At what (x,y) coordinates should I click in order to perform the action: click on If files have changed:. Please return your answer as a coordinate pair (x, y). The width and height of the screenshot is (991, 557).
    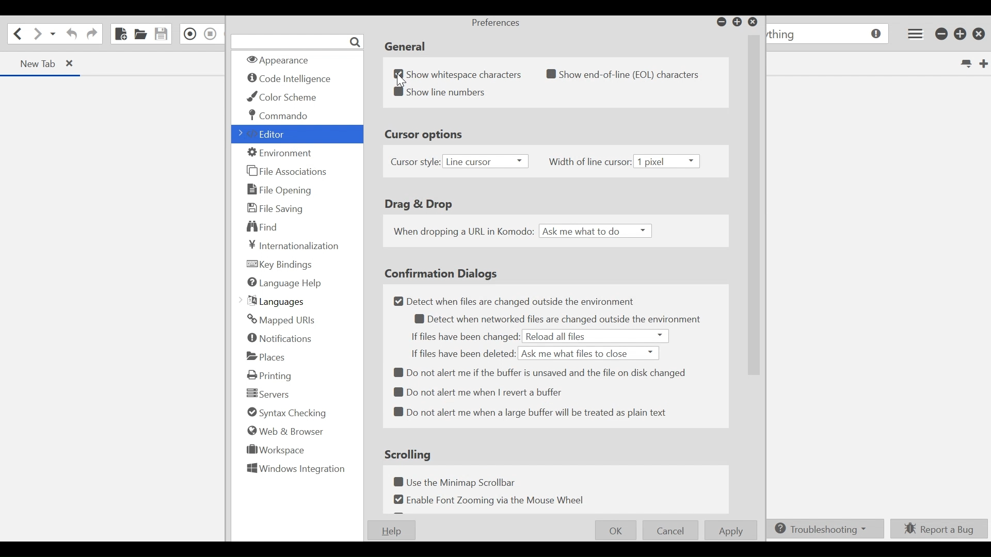
    Looking at the image, I should click on (464, 337).